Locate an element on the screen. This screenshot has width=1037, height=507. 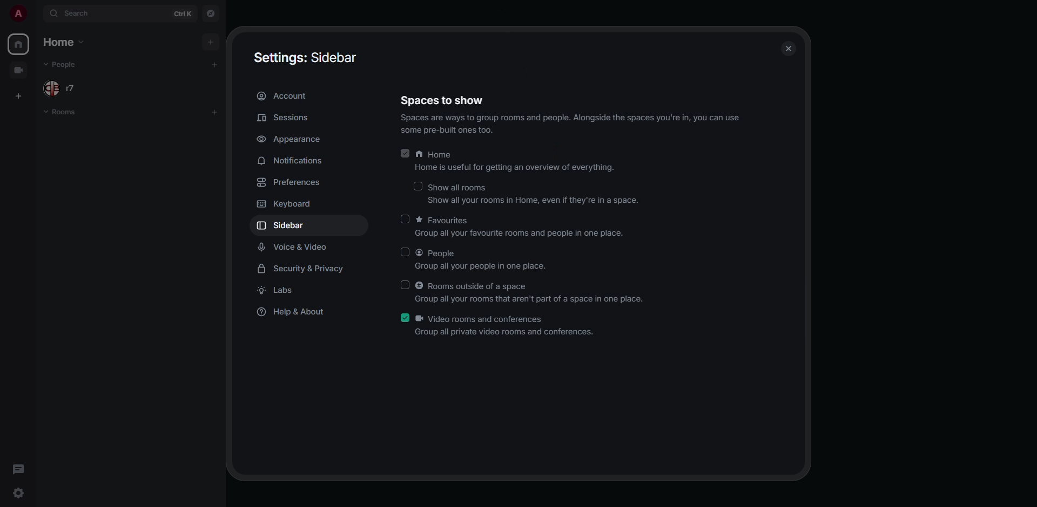
* Favourites
Group all your favourite rooms and people in one place. is located at coordinates (522, 228).